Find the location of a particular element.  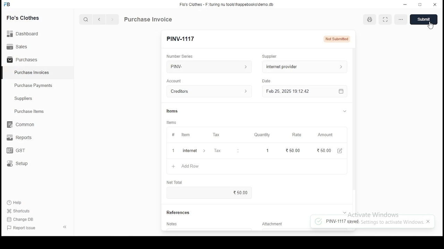

previous is located at coordinates (100, 20).